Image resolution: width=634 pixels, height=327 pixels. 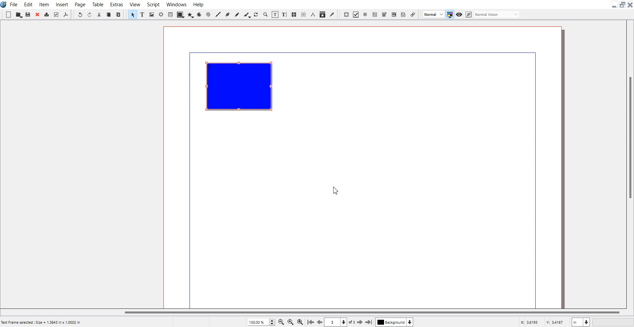 I want to click on PDF Check Box, so click(x=356, y=15).